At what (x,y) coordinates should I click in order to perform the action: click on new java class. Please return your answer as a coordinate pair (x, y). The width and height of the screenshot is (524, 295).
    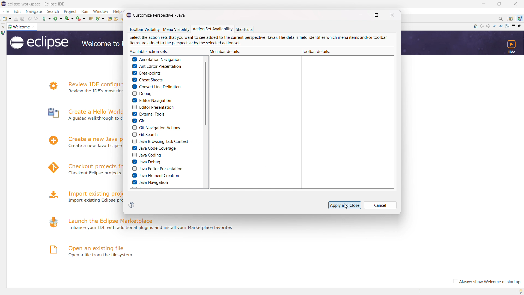
    Looking at the image, I should click on (100, 19).